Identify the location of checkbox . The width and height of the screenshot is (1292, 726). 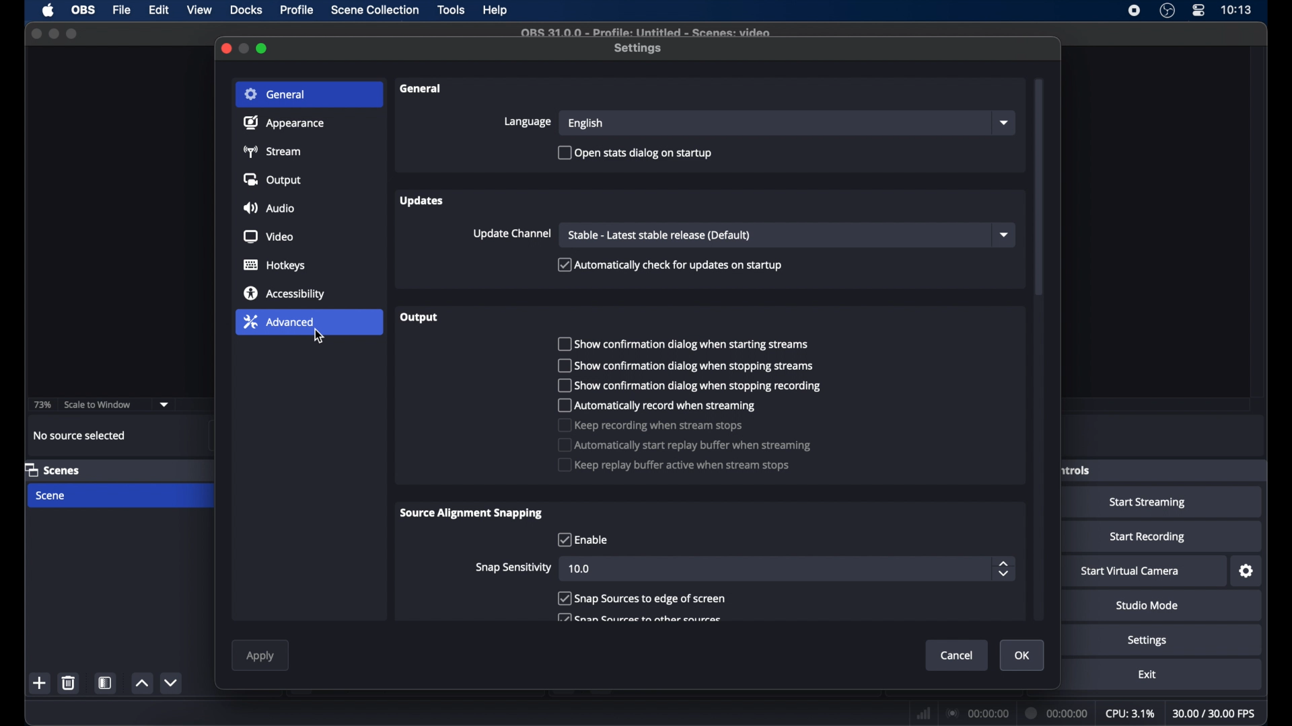
(641, 598).